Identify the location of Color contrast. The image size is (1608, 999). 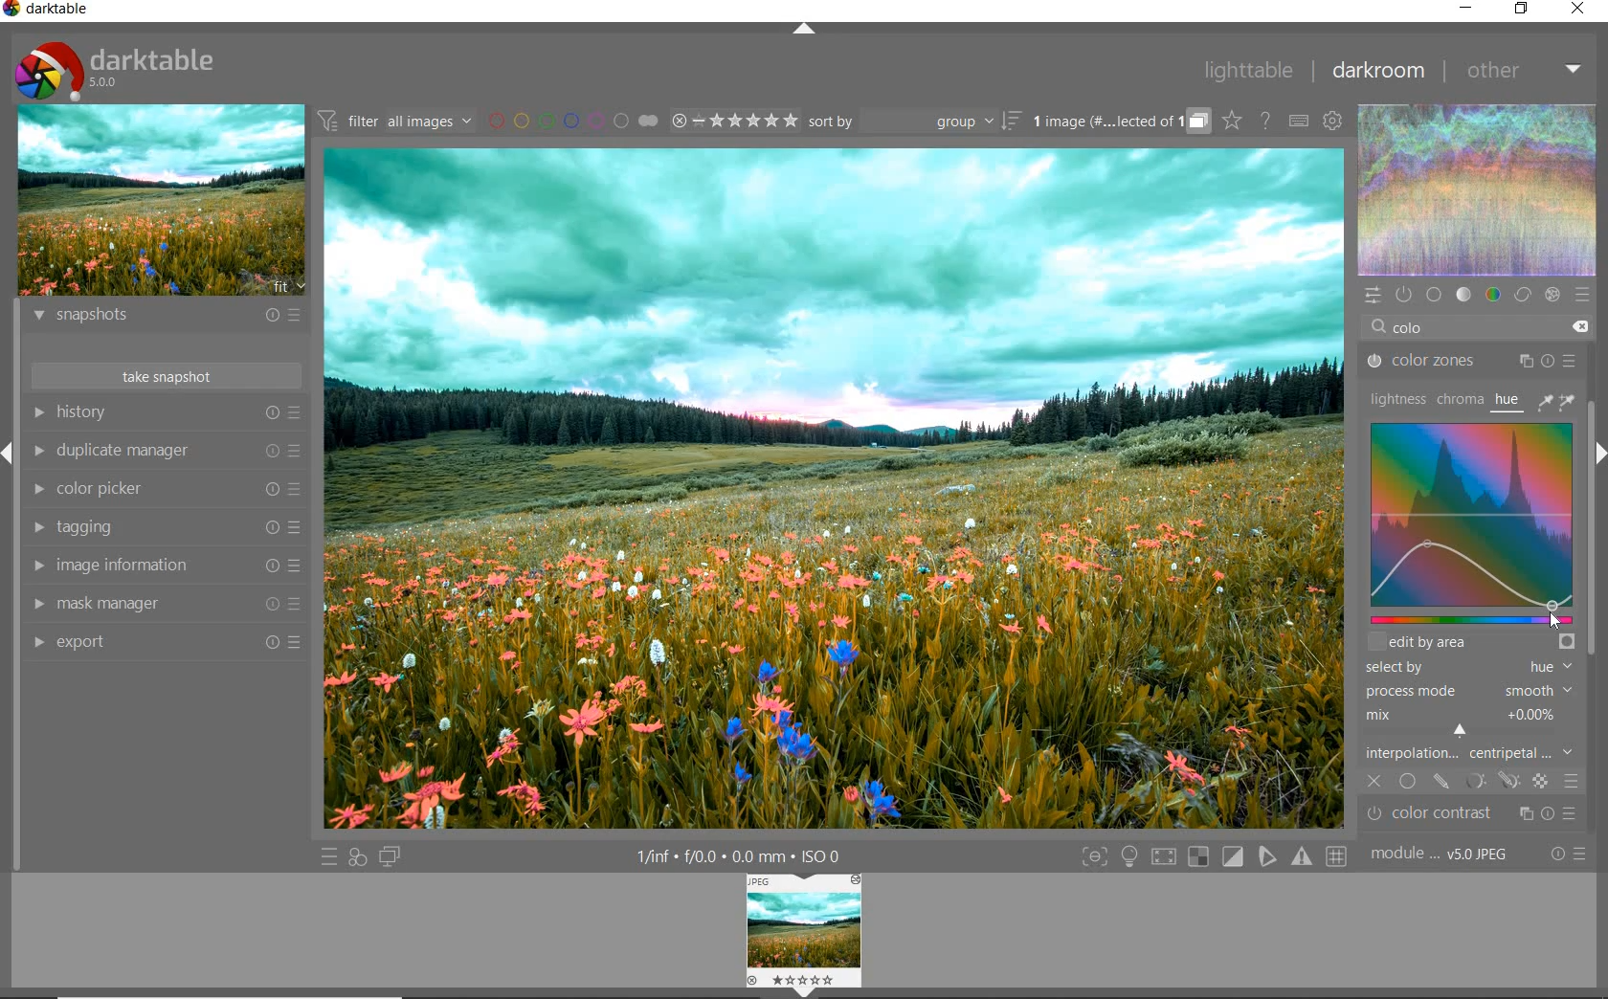
(1482, 814).